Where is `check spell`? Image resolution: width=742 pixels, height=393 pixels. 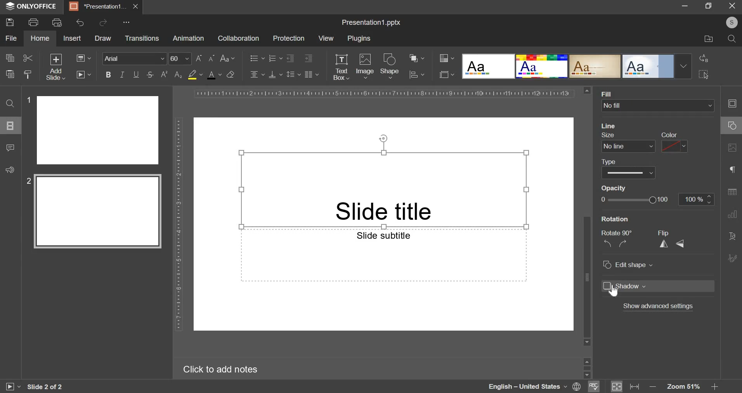 check spell is located at coordinates (593, 386).